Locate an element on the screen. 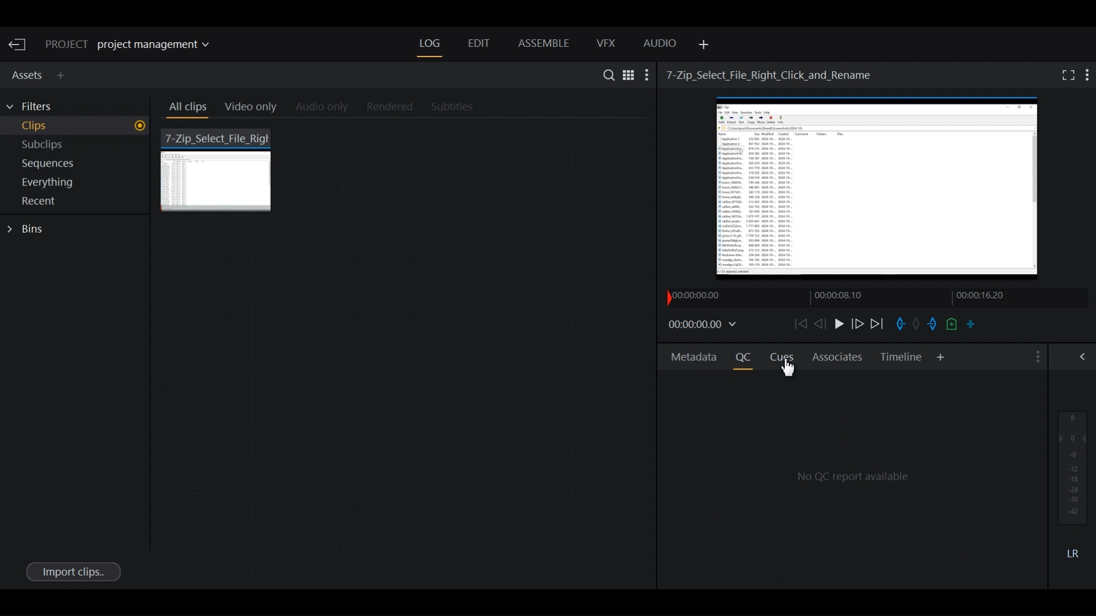  Rendered is located at coordinates (386, 107).